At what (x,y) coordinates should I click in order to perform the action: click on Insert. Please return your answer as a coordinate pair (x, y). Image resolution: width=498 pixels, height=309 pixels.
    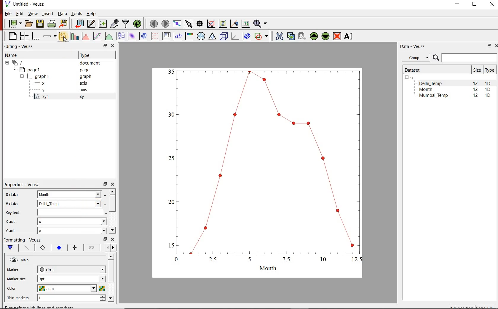
    Looking at the image, I should click on (47, 13).